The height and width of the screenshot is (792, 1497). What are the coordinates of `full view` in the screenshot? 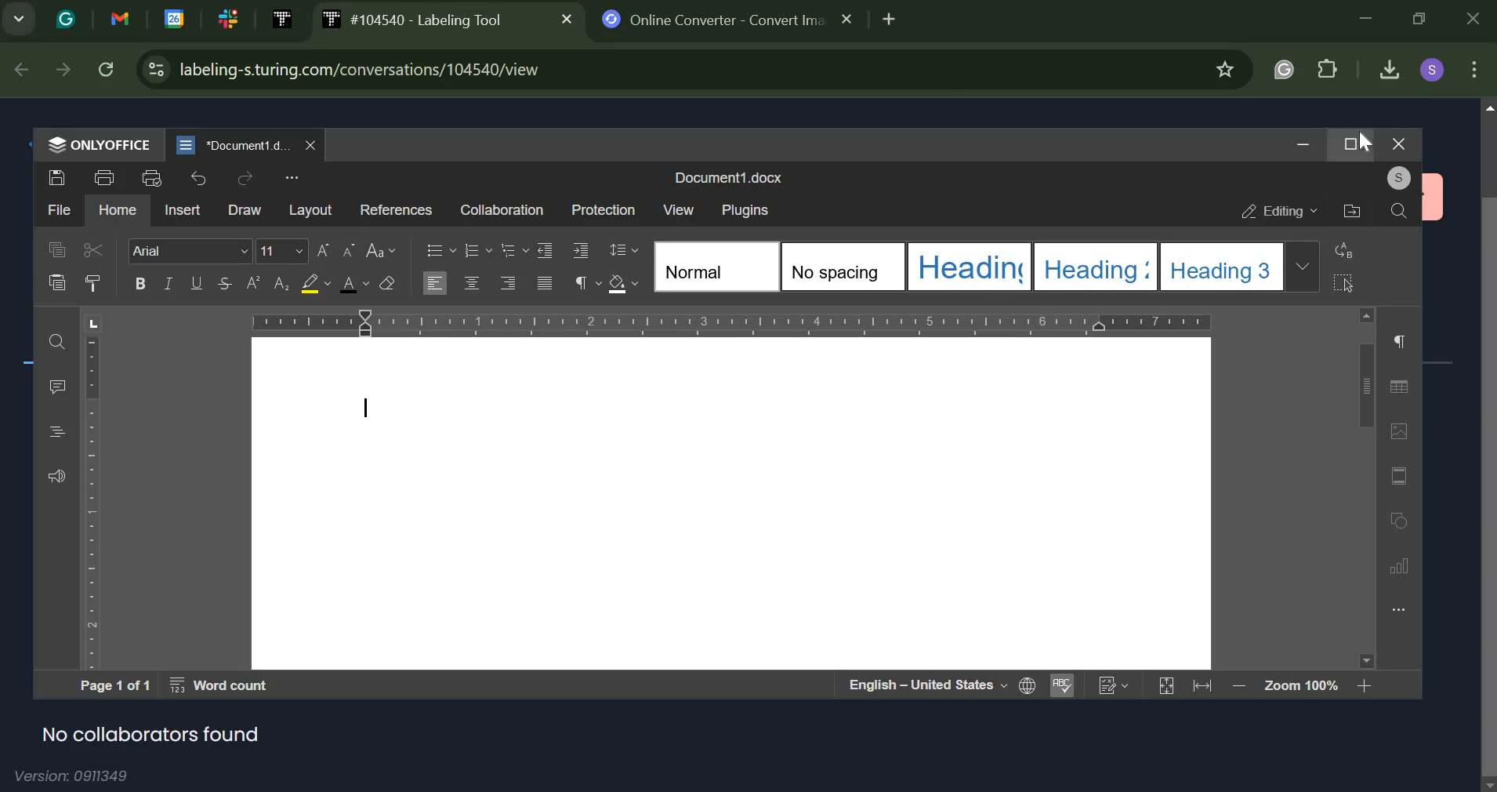 It's located at (1164, 687).